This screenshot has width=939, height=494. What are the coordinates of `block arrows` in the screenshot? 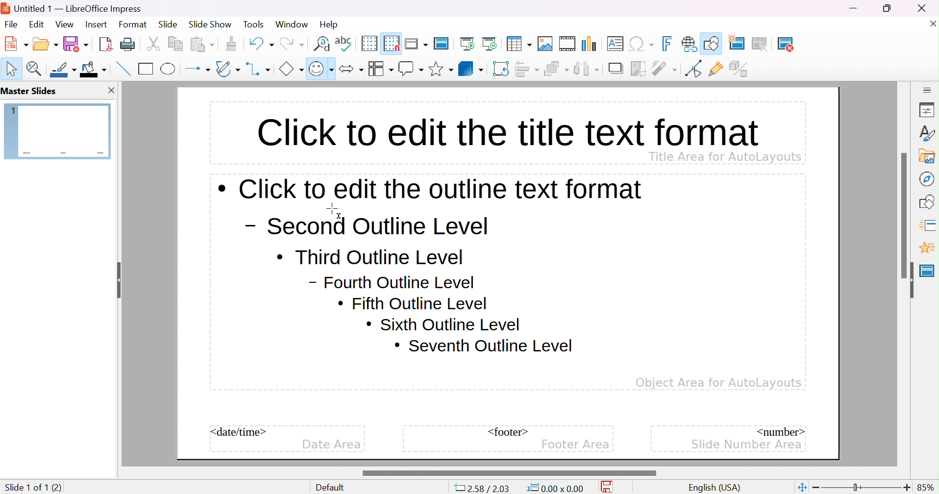 It's located at (351, 69).